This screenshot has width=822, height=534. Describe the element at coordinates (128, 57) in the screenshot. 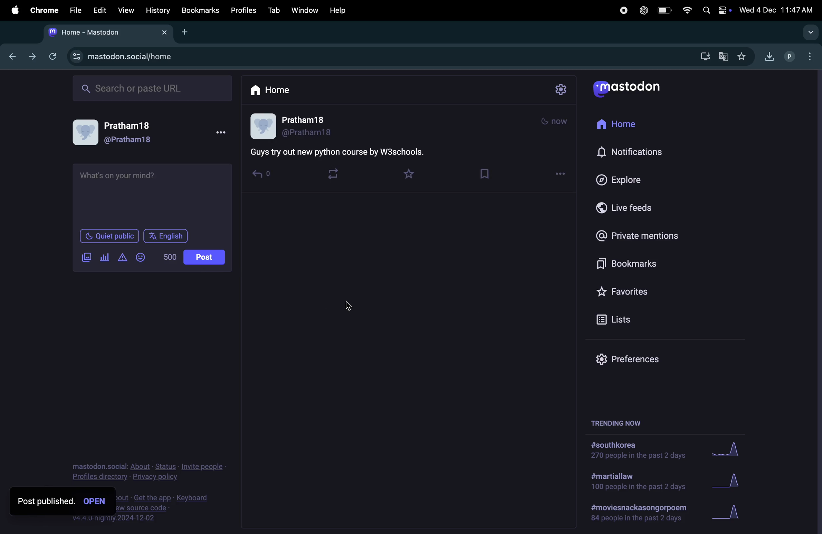

I see `mastodon social` at that location.